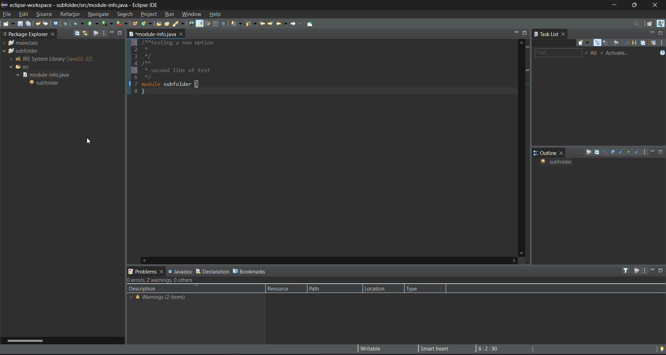 The image size is (666, 355). I want to click on collapse all, so click(77, 33).